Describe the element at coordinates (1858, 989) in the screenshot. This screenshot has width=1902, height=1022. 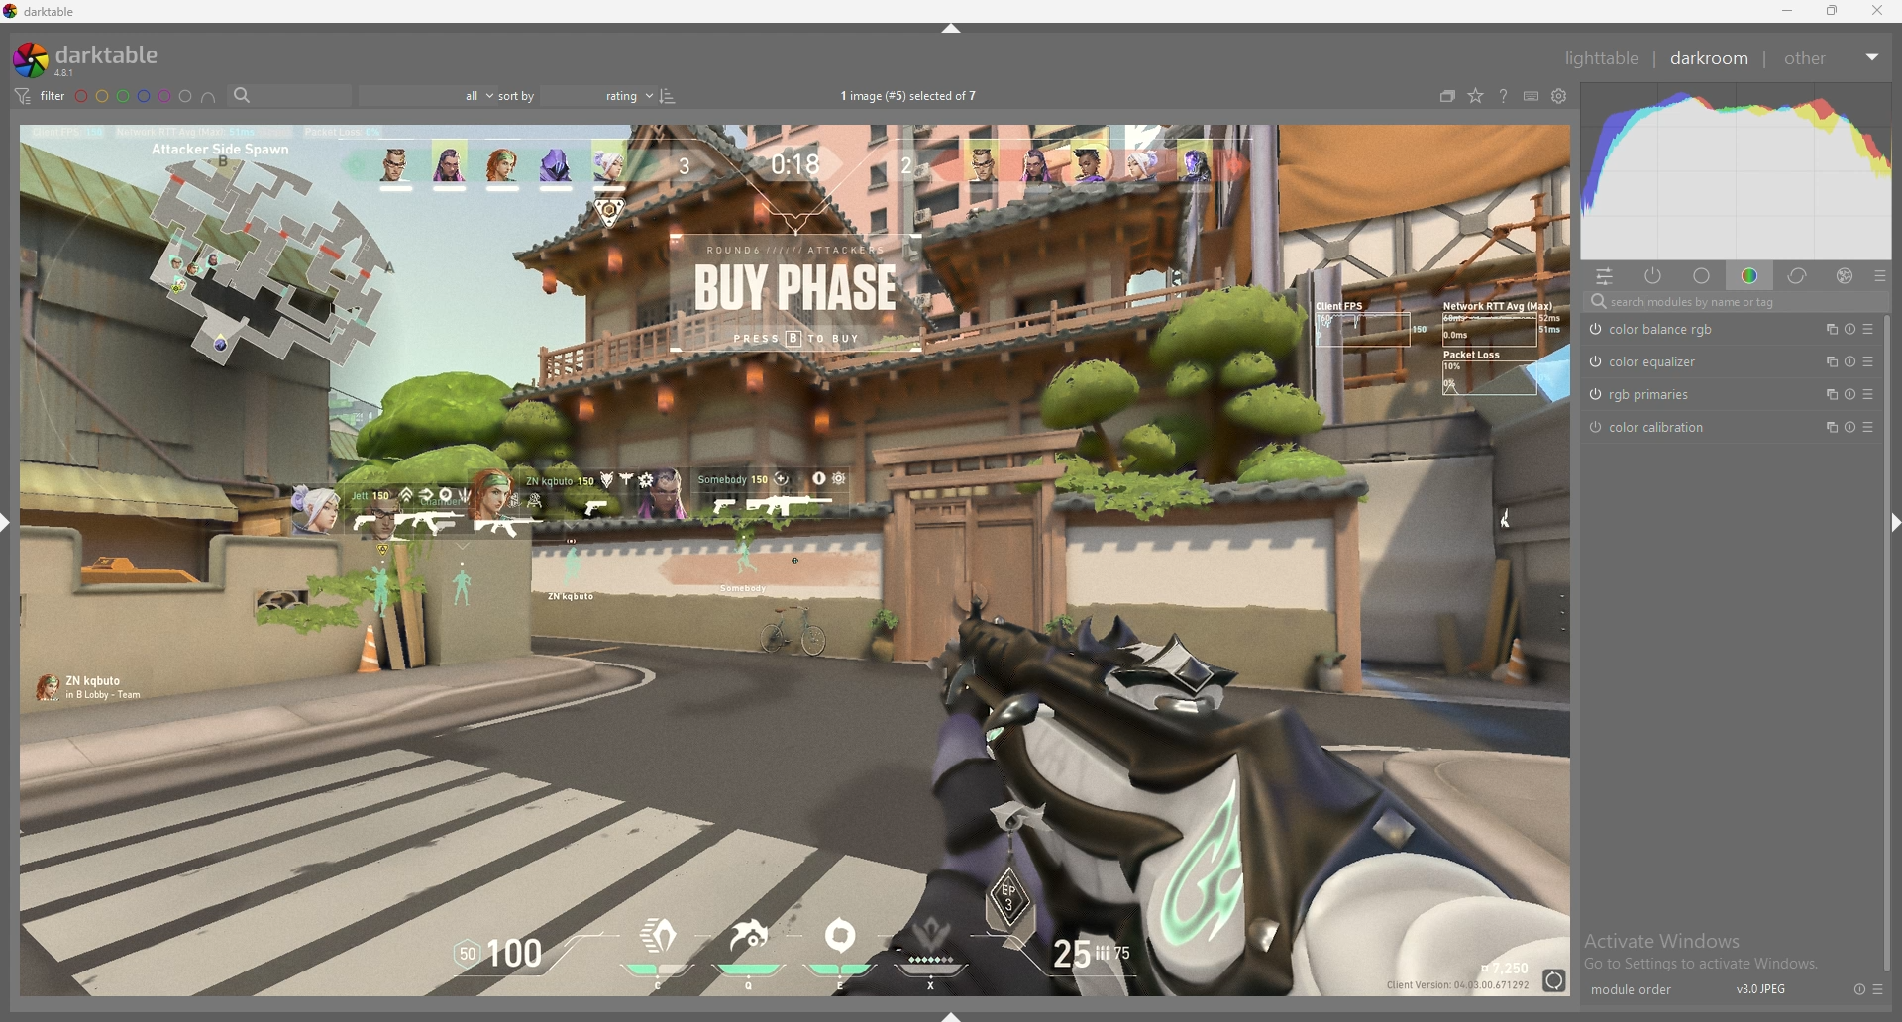
I see `reset` at that location.